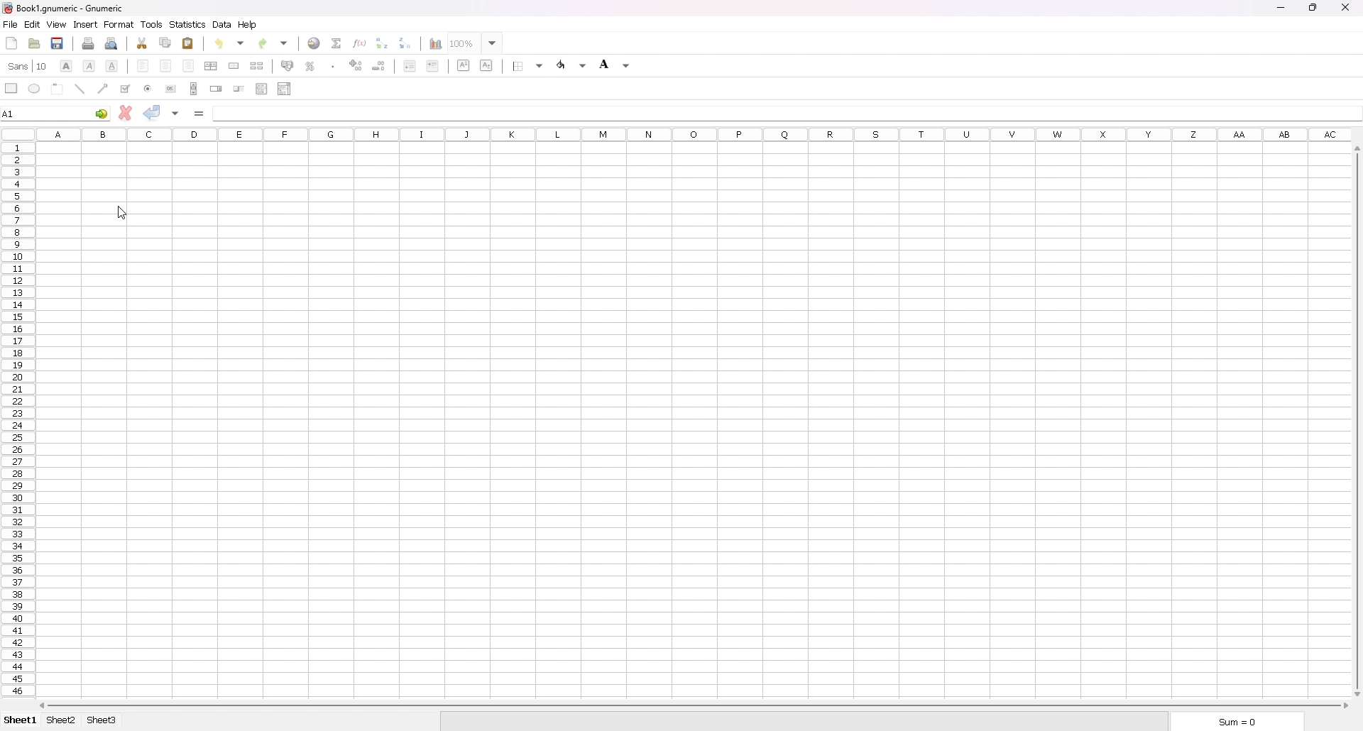 The width and height of the screenshot is (1363, 731). Describe the element at coordinates (165, 43) in the screenshot. I see `copy` at that location.